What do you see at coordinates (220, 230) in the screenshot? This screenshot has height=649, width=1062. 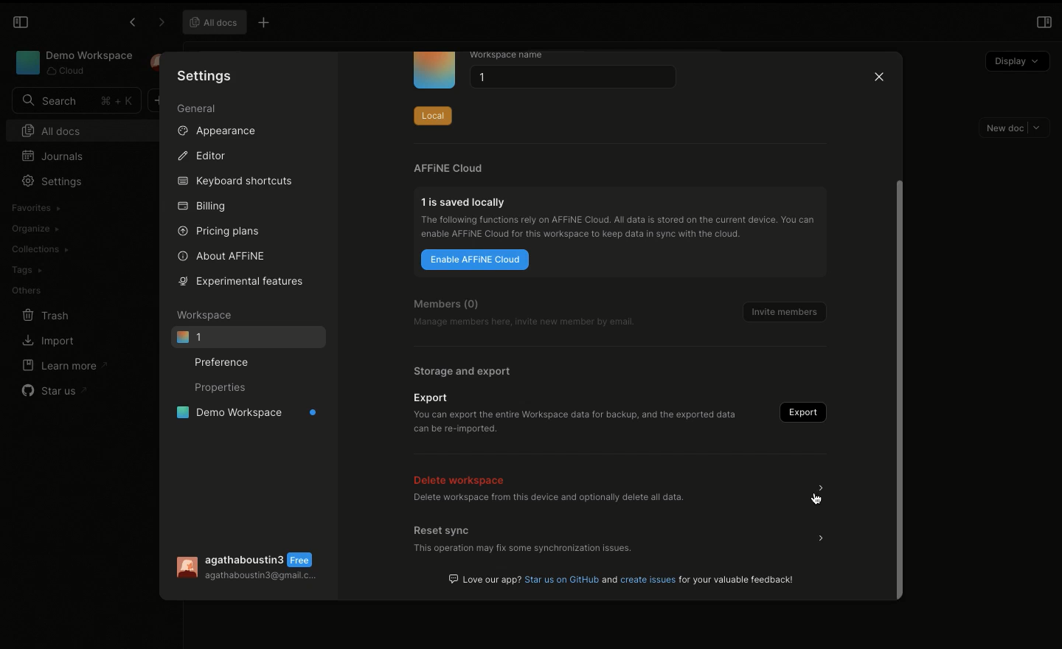 I see `Pricing plans` at bounding box center [220, 230].